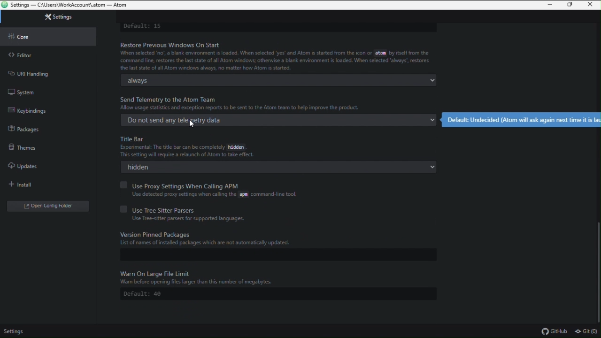 Image resolution: width=601 pixels, height=338 pixels. I want to click on system, so click(52, 92).